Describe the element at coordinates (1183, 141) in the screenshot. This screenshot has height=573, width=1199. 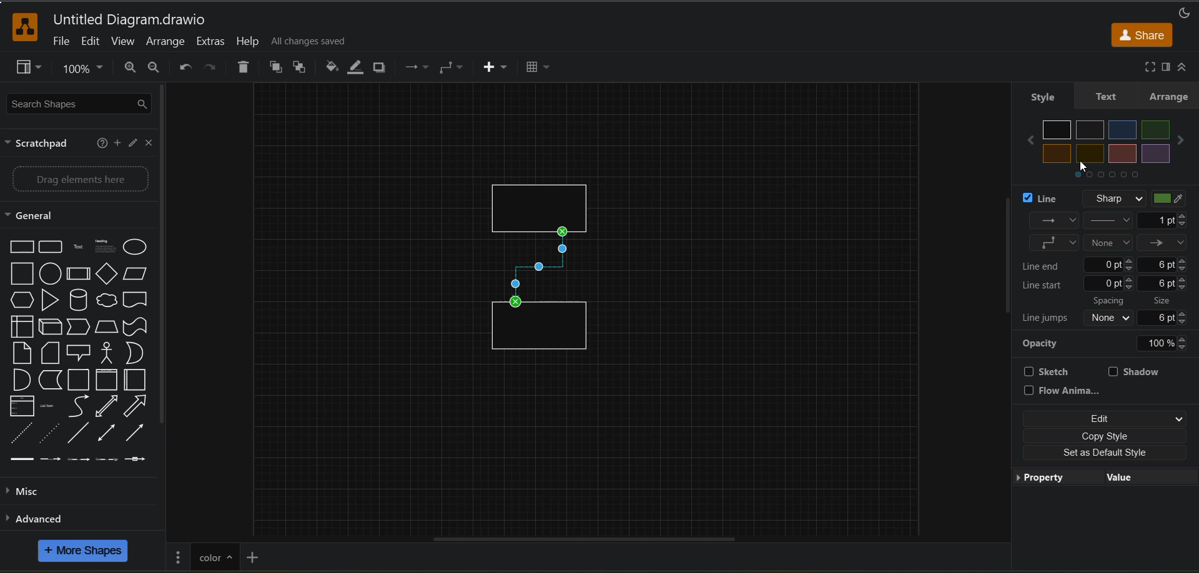
I see `next` at that location.